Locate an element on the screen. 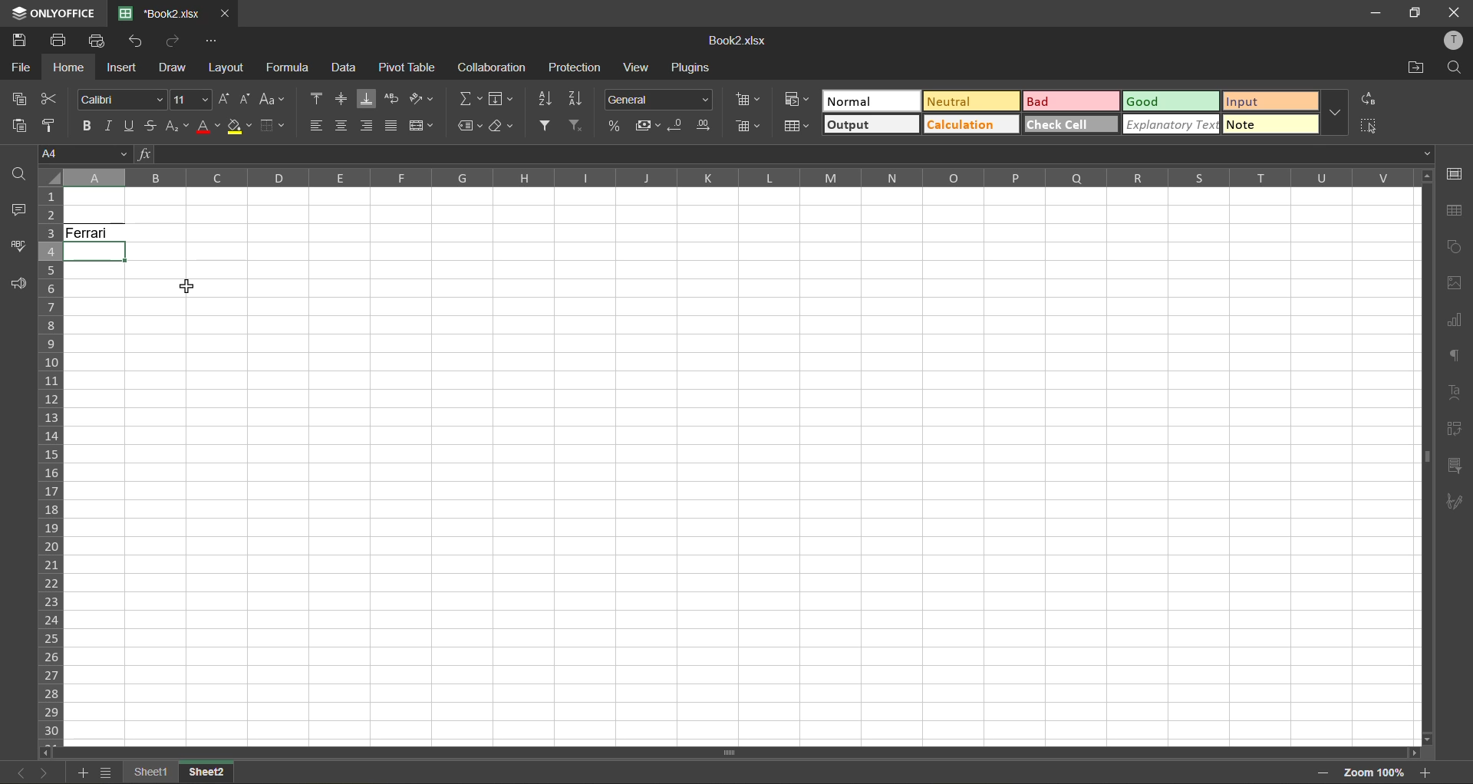 The height and width of the screenshot is (784, 1473). more options is located at coordinates (1336, 113).